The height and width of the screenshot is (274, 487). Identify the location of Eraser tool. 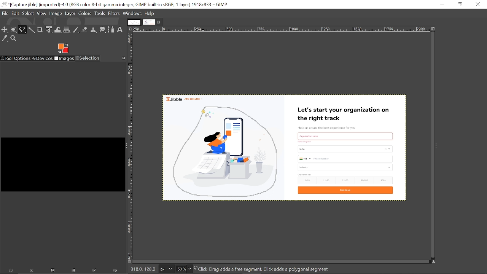
(85, 30).